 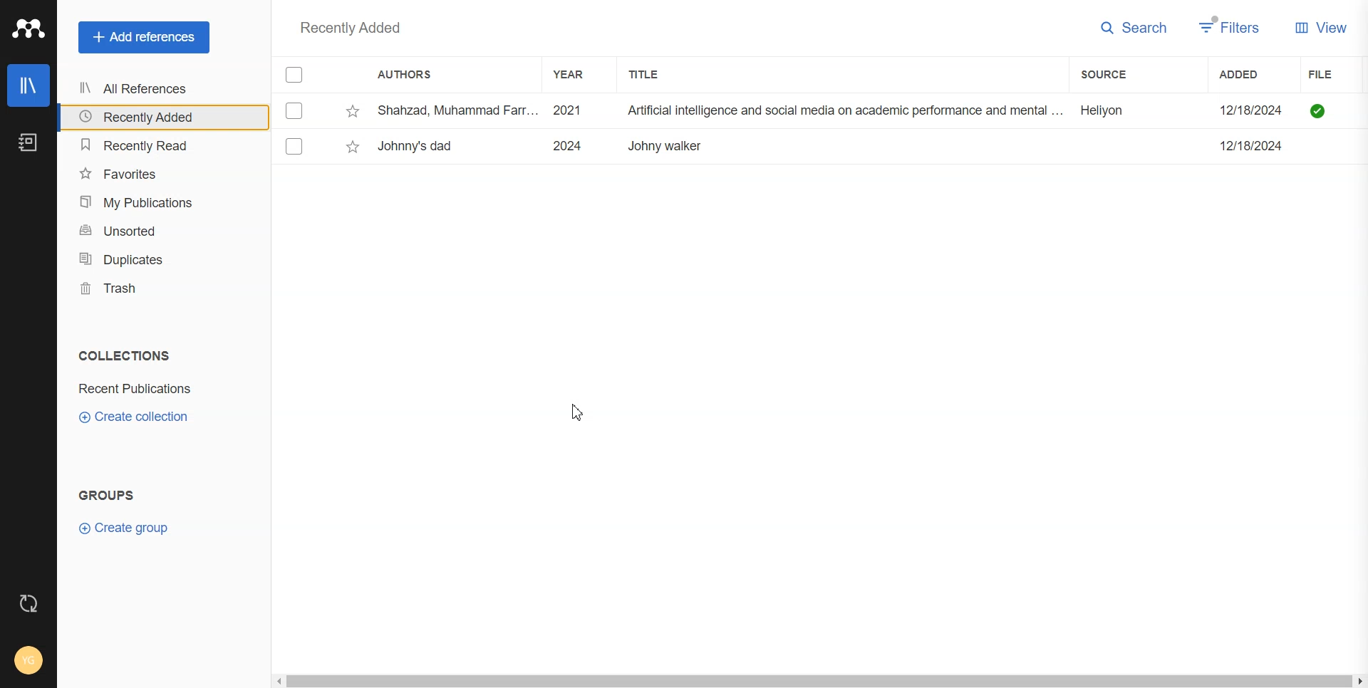 I want to click on @ Create collection, so click(x=142, y=417).